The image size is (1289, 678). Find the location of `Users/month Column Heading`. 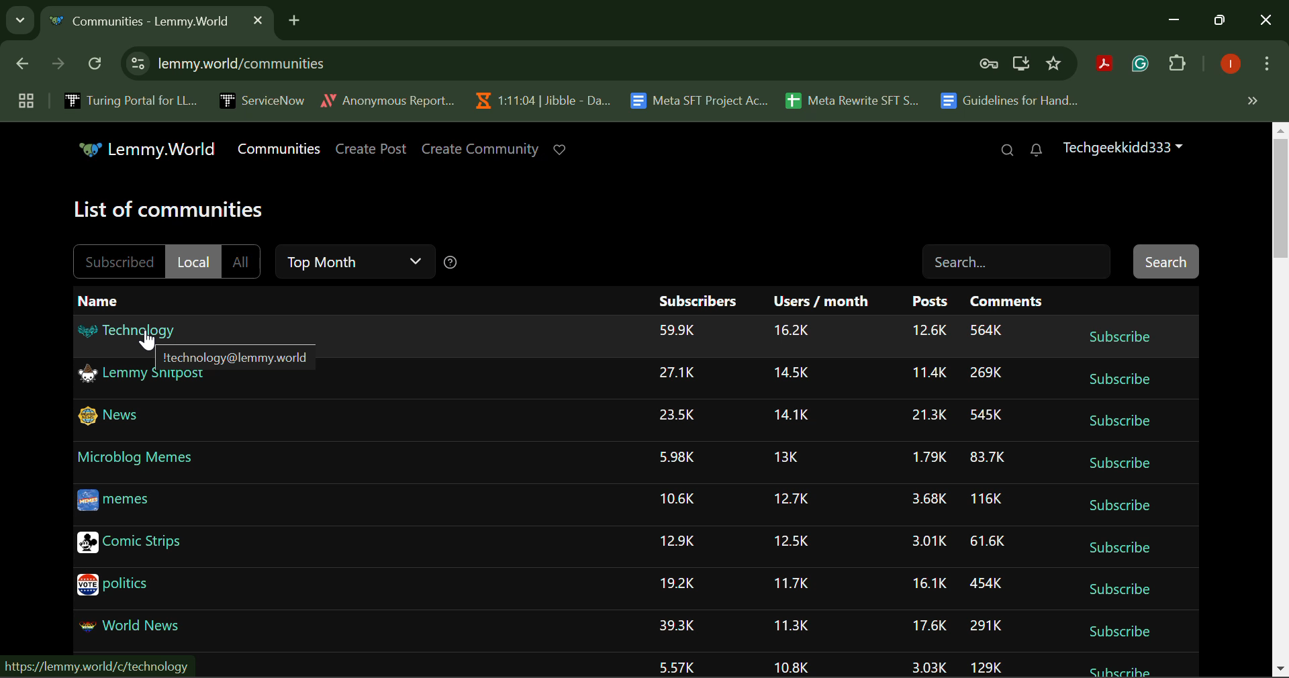

Users/month Column Heading is located at coordinates (822, 301).